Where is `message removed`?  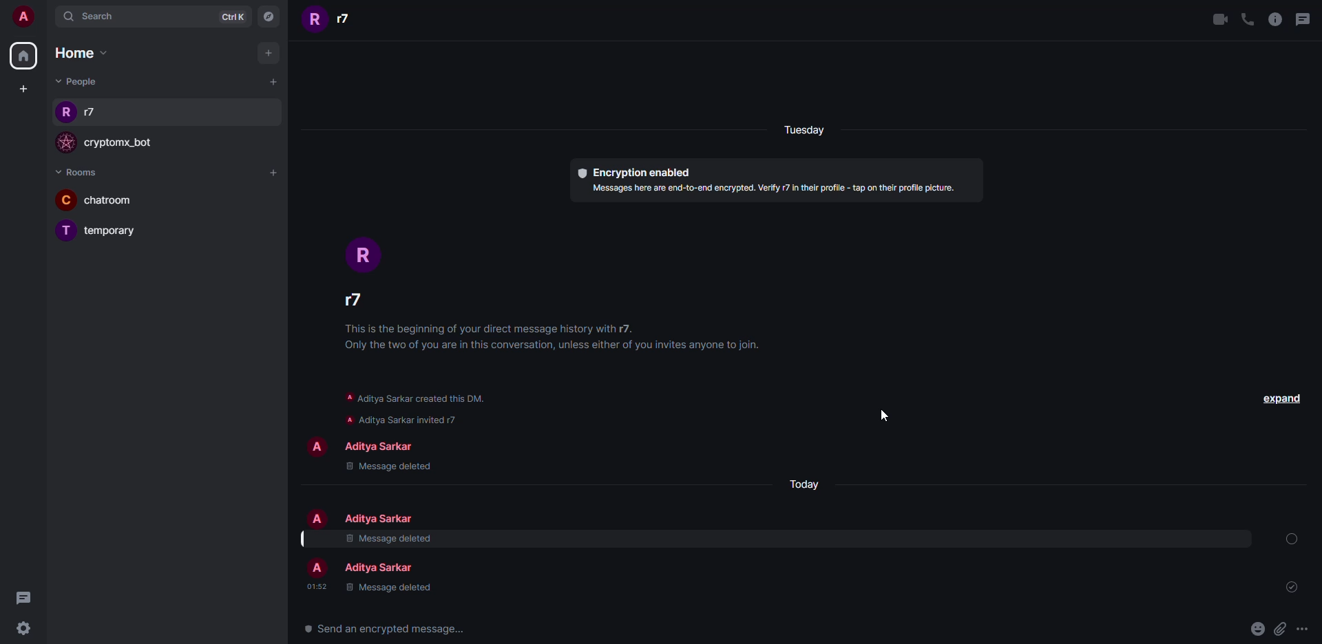 message removed is located at coordinates (392, 538).